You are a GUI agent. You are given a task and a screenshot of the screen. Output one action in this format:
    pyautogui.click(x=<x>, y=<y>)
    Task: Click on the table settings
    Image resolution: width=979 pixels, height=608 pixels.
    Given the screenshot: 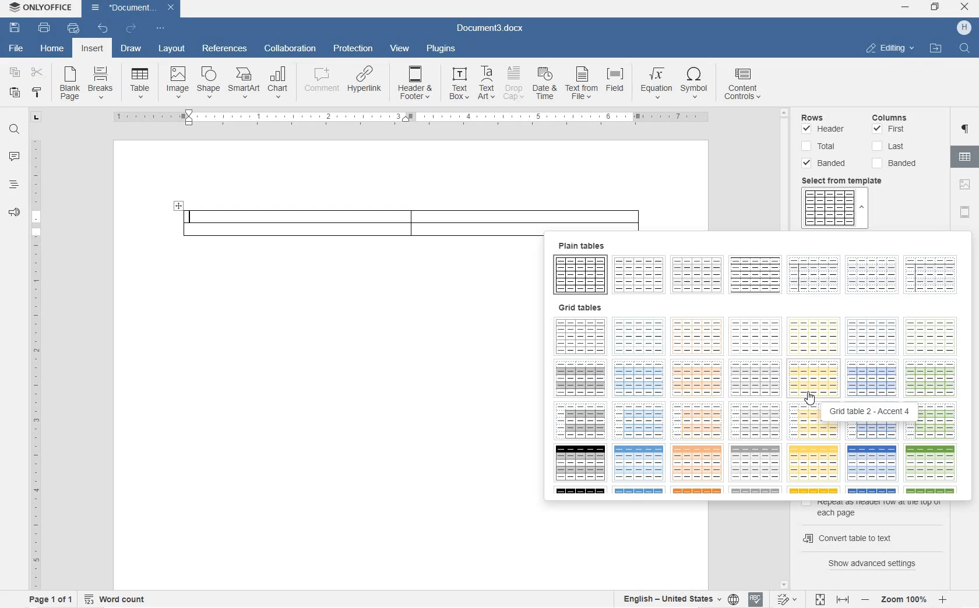 What is the action you would take?
    pyautogui.click(x=966, y=158)
    